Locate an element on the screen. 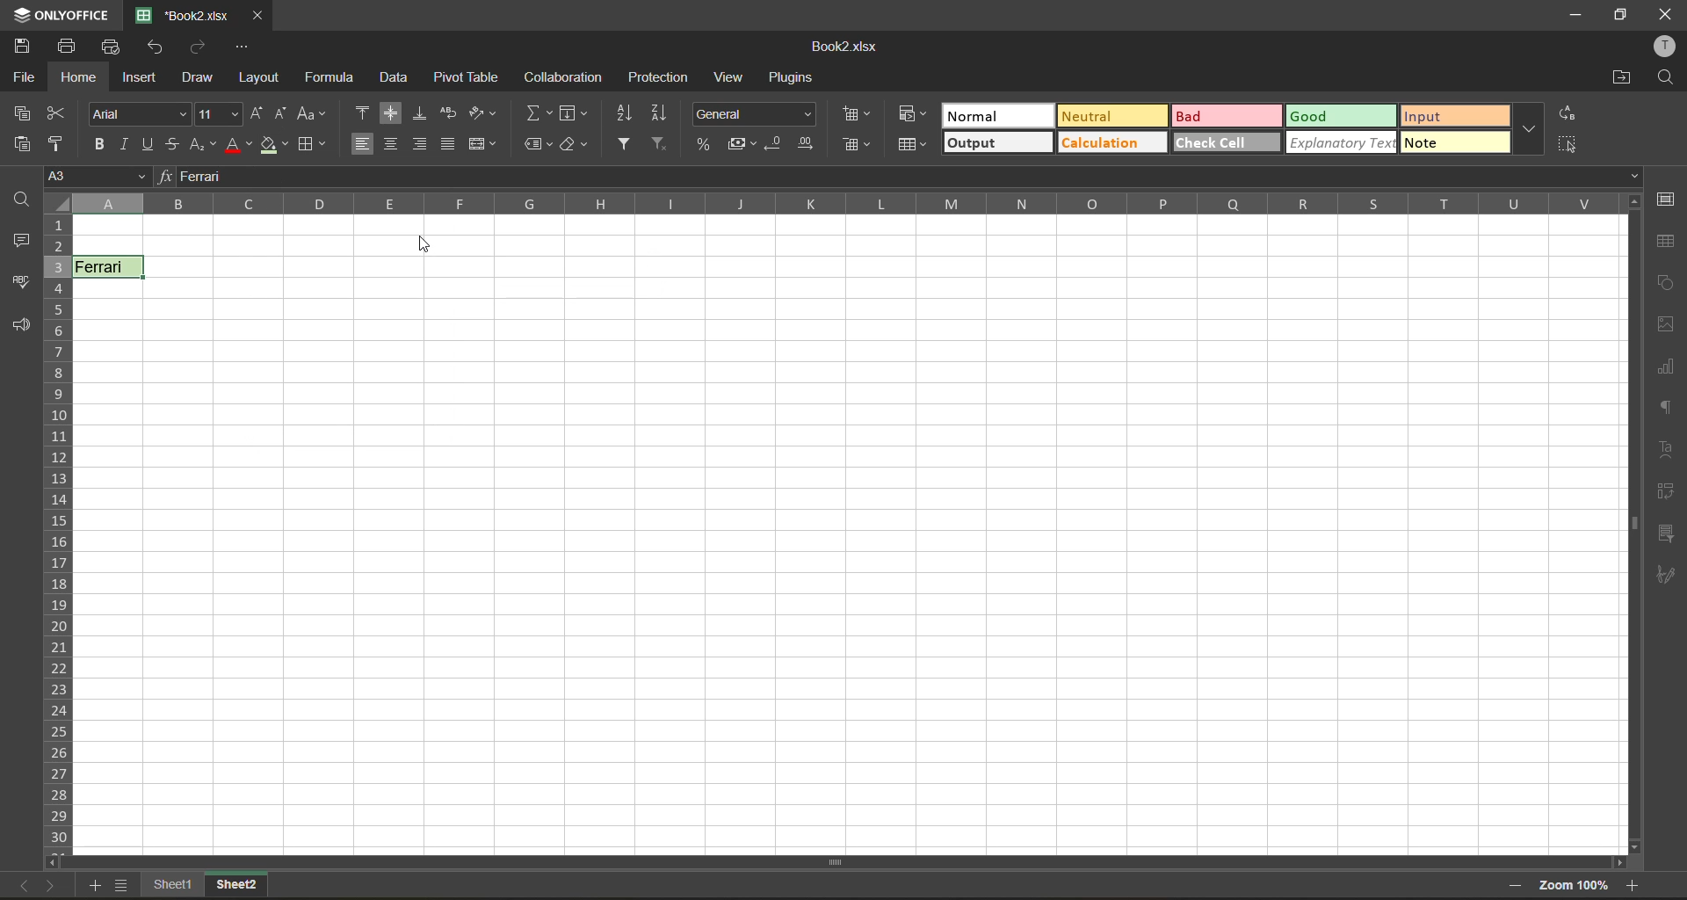 The image size is (1687, 900). increase decimal is located at coordinates (807, 145).